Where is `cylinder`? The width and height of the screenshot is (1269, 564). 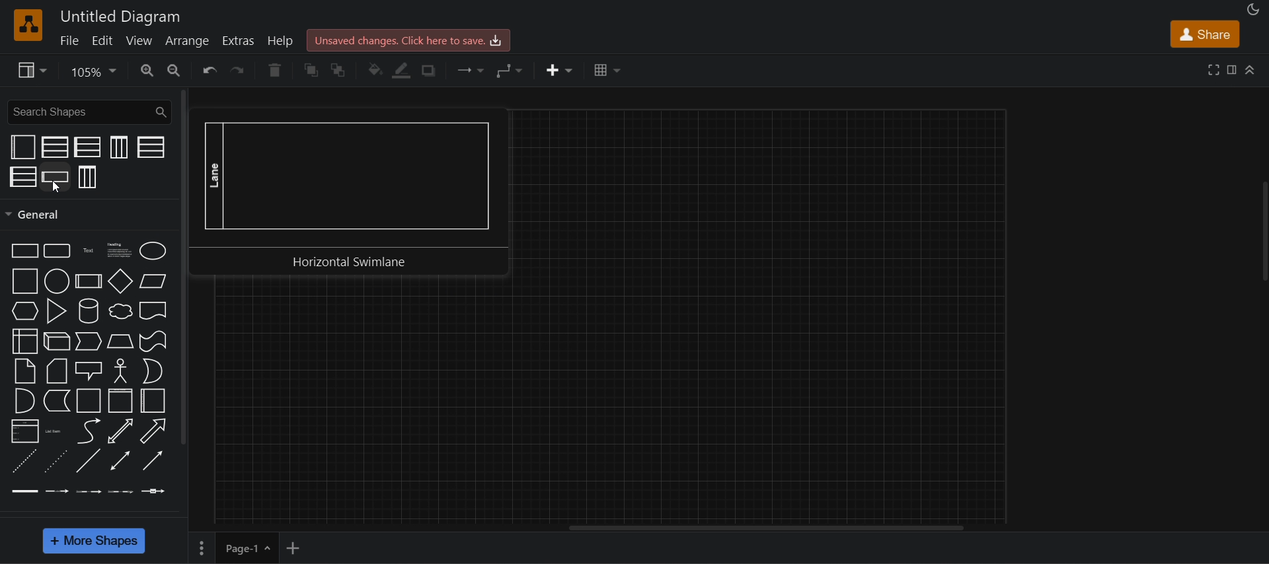 cylinder is located at coordinates (87, 310).